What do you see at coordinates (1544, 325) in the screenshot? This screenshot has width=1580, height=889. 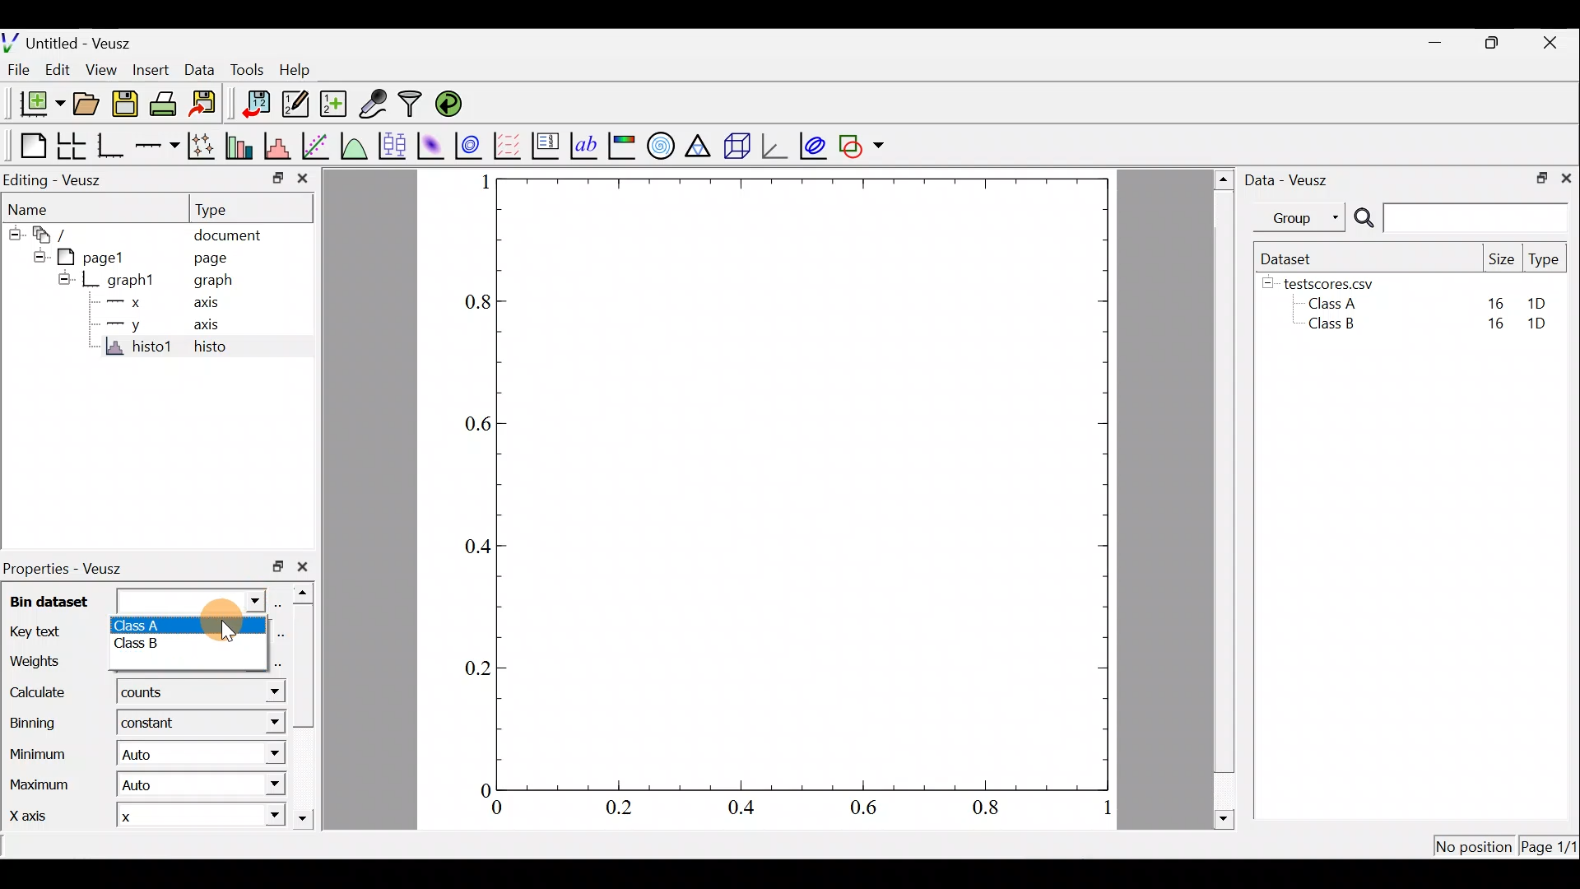 I see `1D` at bounding box center [1544, 325].